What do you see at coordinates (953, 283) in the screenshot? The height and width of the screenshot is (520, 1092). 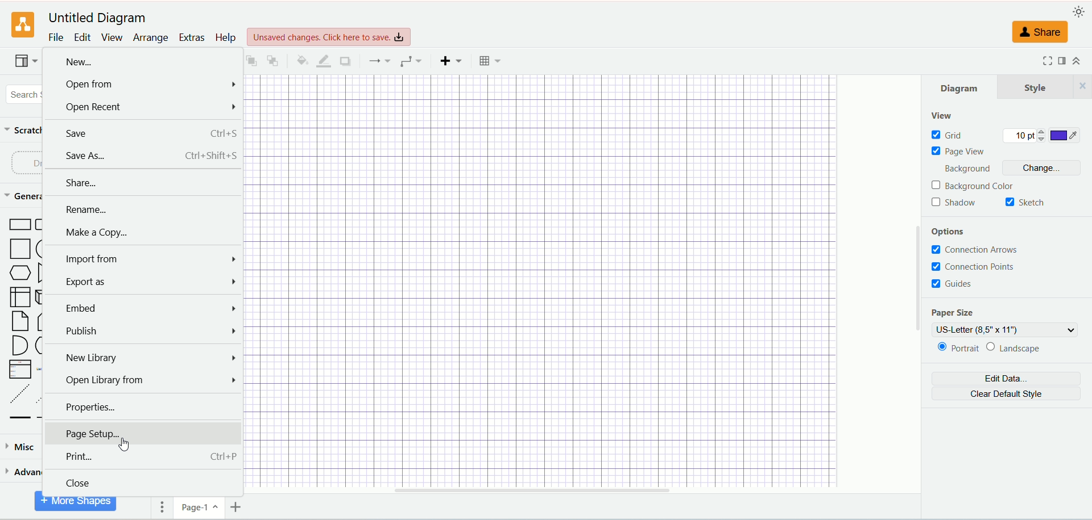 I see `guides` at bounding box center [953, 283].